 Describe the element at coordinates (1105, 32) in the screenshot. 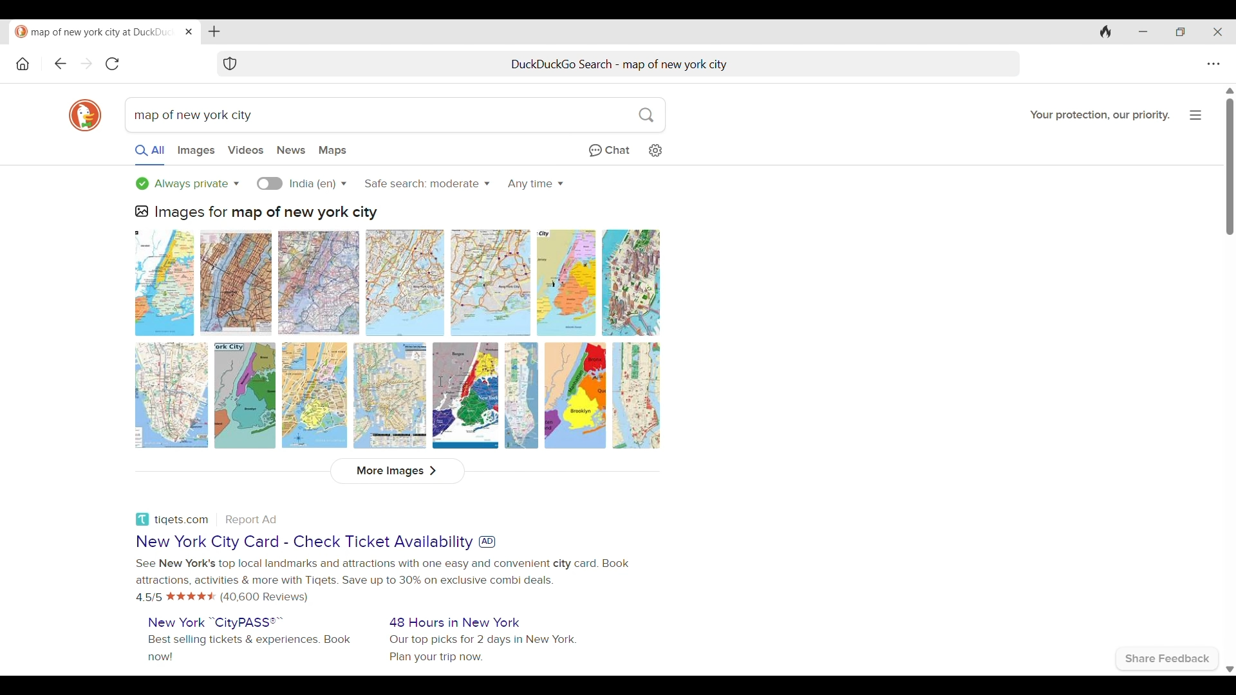

I see `Clear browsing history` at that location.